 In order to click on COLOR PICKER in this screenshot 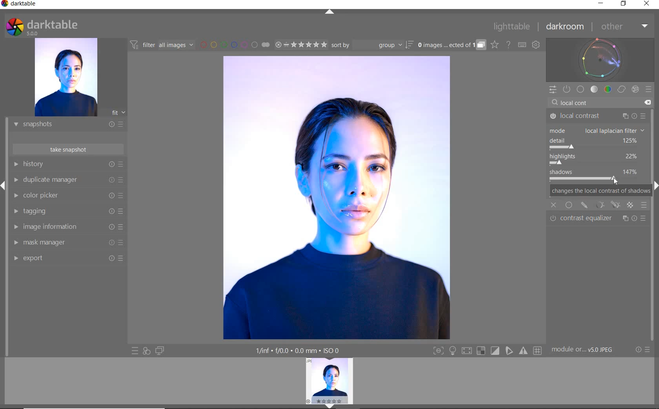, I will do `click(67, 196)`.